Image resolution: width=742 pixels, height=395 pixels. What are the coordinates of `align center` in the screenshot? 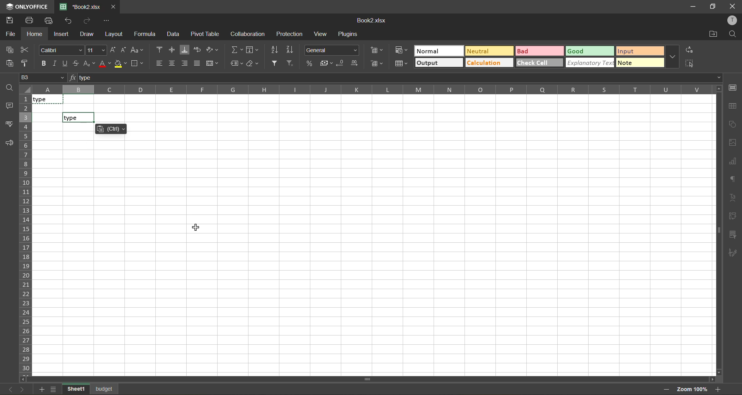 It's located at (172, 62).